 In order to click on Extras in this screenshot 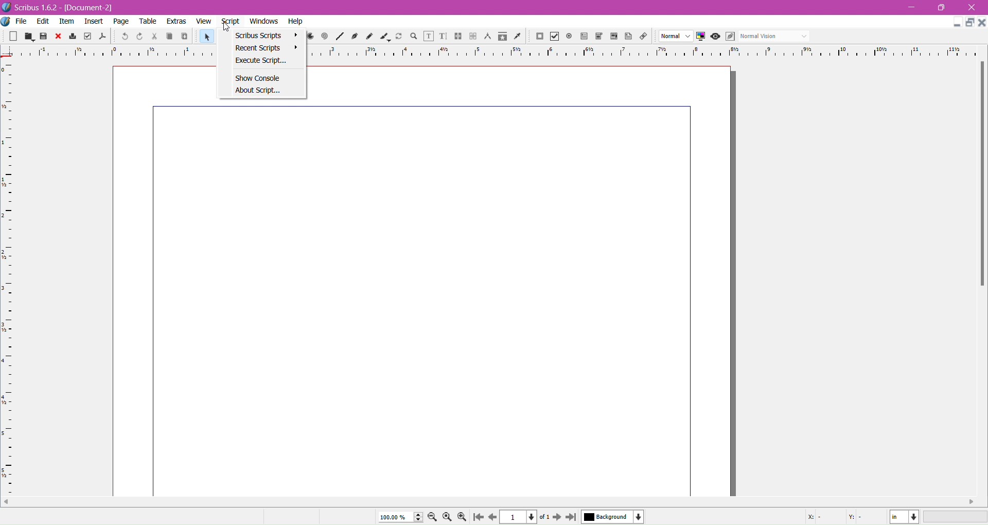, I will do `click(176, 21)`.